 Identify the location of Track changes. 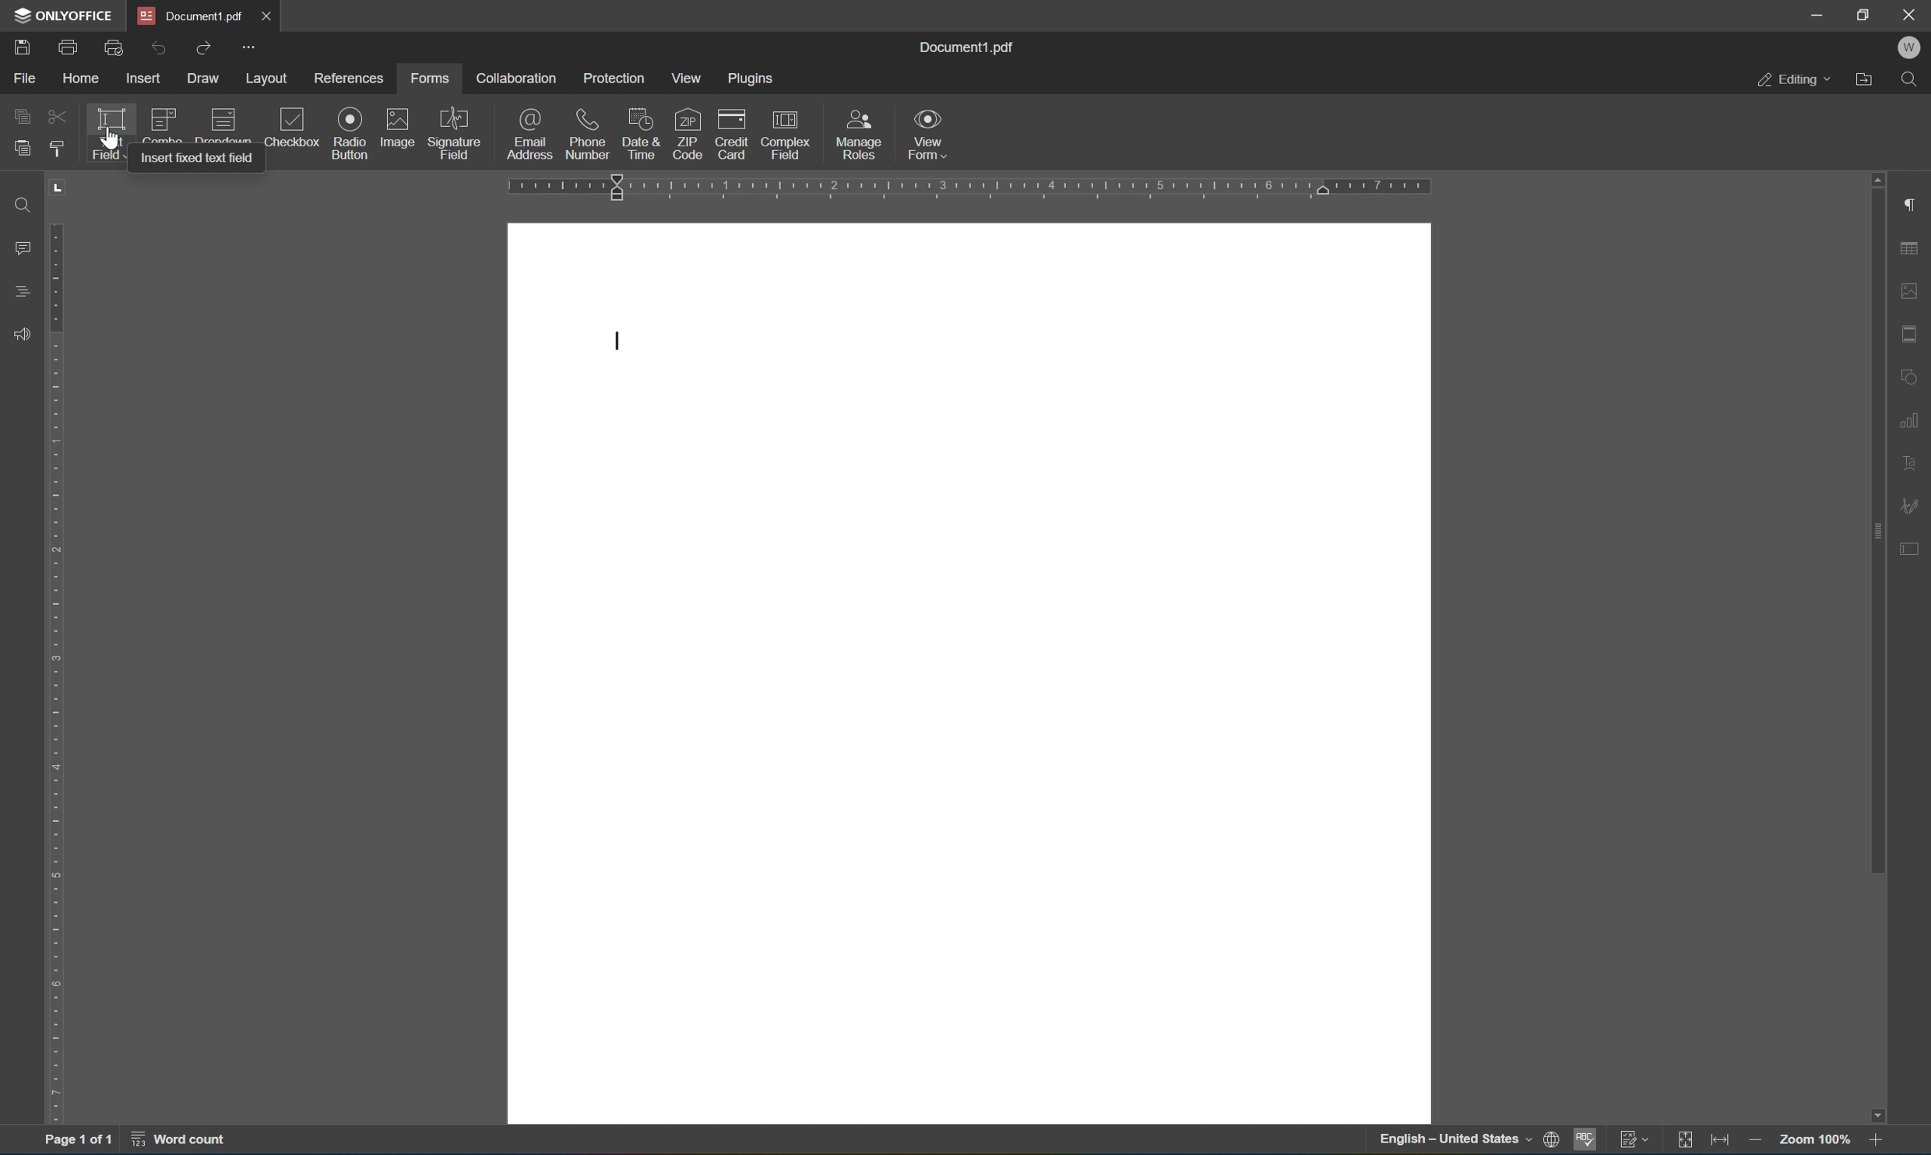
(1687, 1141).